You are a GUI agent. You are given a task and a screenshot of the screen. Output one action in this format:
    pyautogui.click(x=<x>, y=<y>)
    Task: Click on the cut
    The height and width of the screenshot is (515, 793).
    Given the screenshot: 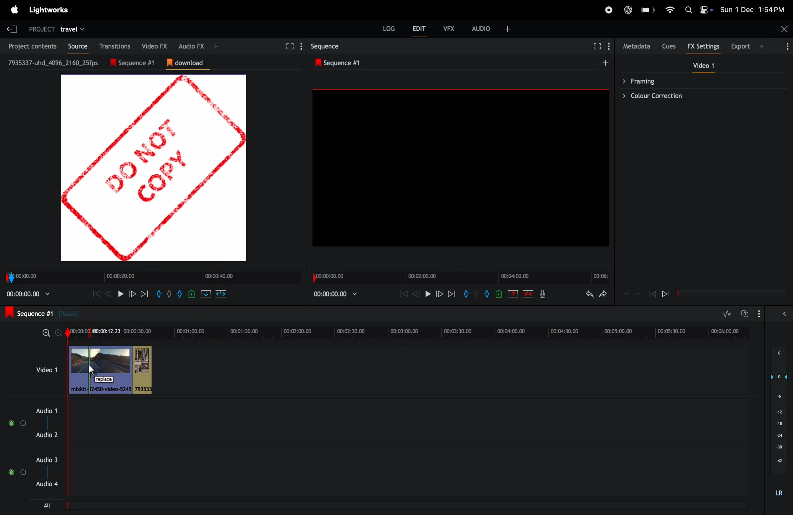 What is the action you would take?
    pyautogui.click(x=513, y=293)
    